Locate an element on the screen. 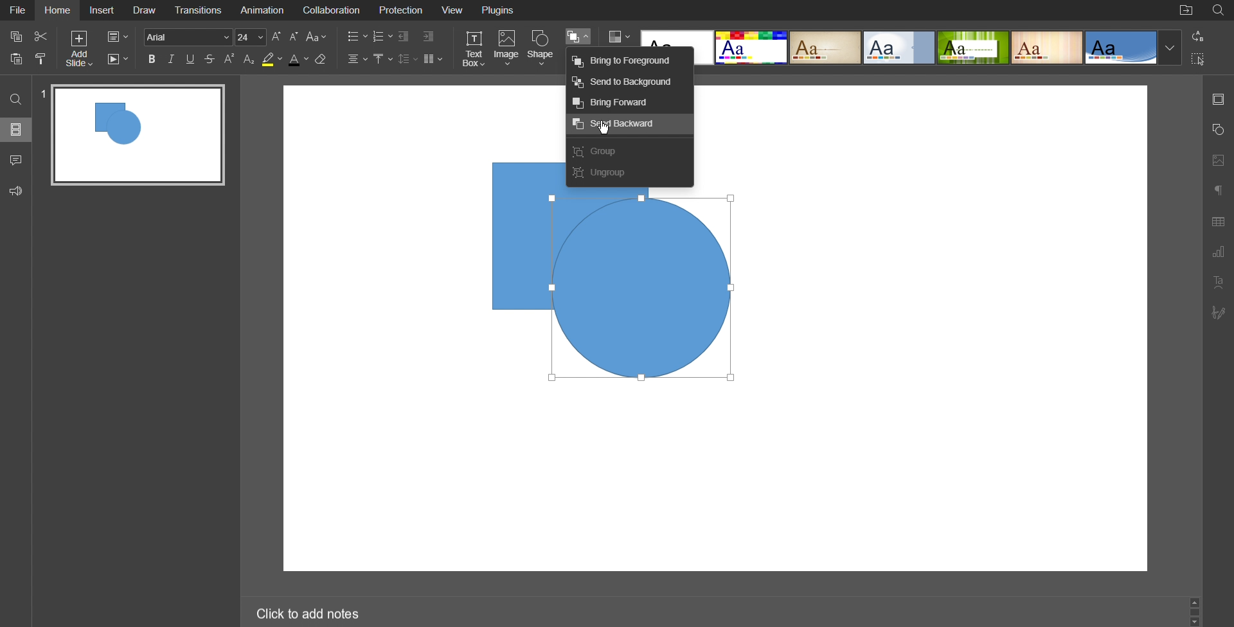 The width and height of the screenshot is (1234, 627). Image Settings is located at coordinates (1219, 160).